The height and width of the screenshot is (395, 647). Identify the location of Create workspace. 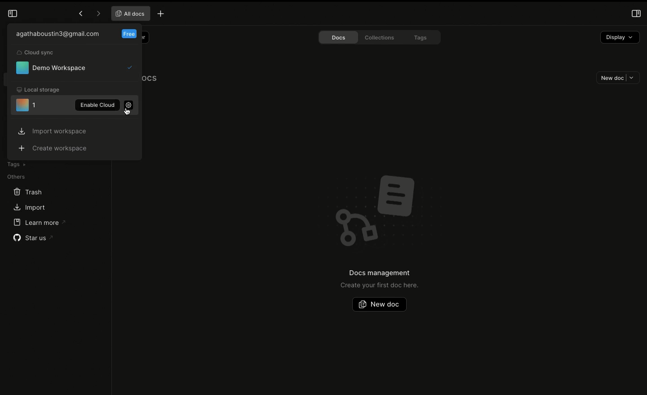
(56, 149).